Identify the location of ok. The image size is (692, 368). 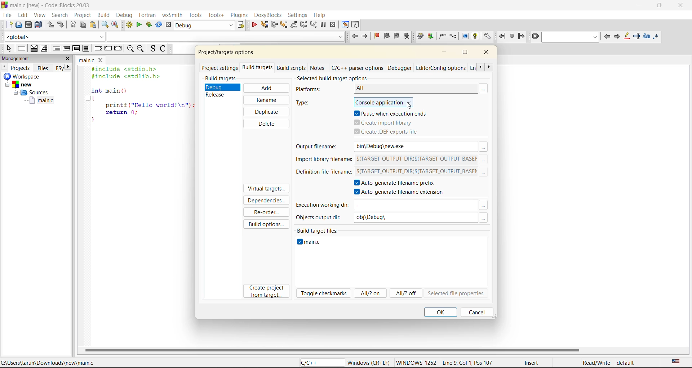
(441, 313).